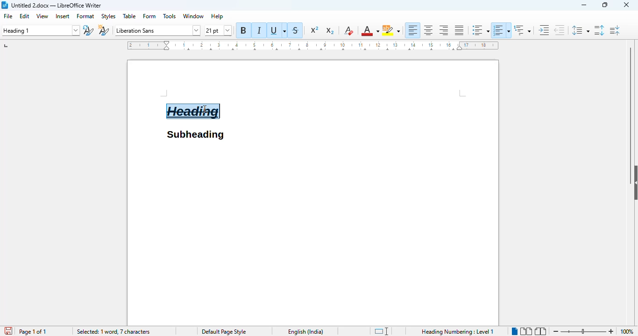 The width and height of the screenshot is (638, 336). I want to click on superscript, so click(315, 30).